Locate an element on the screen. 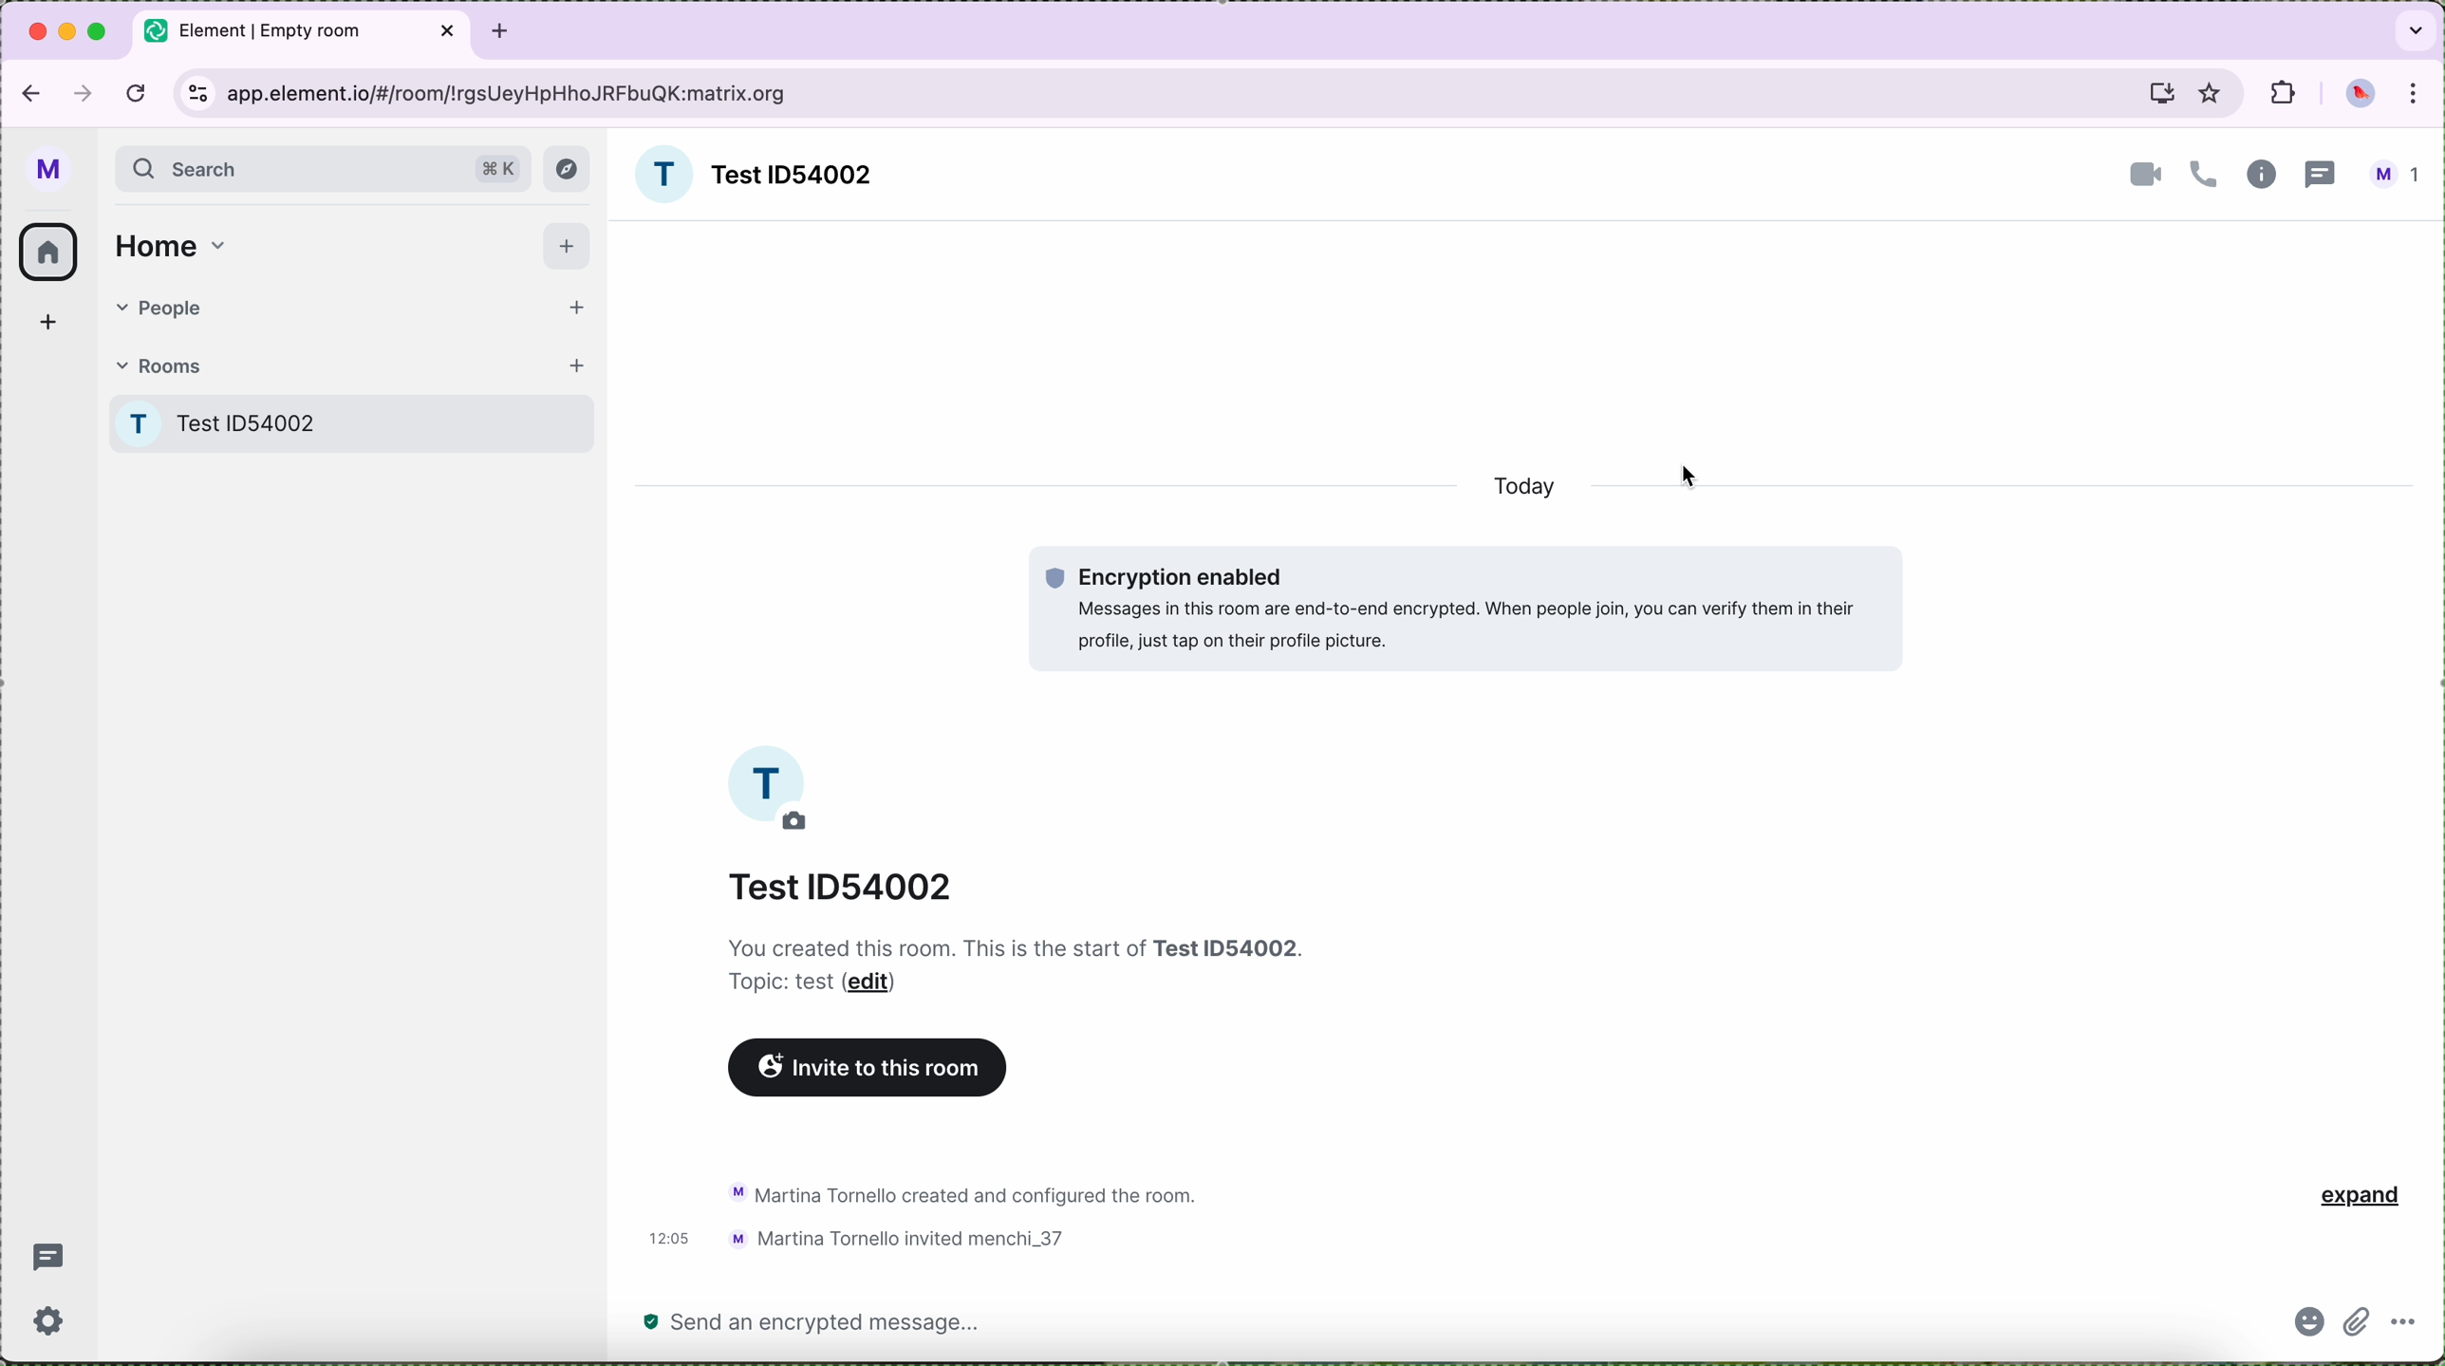 This screenshot has width=2445, height=1366. extensions is located at coordinates (2283, 94).